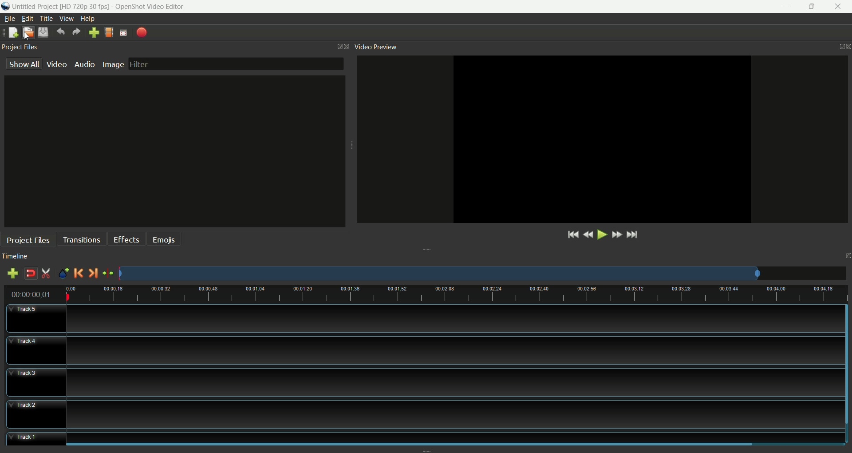 The image size is (852, 453). I want to click on Close, so click(345, 44).